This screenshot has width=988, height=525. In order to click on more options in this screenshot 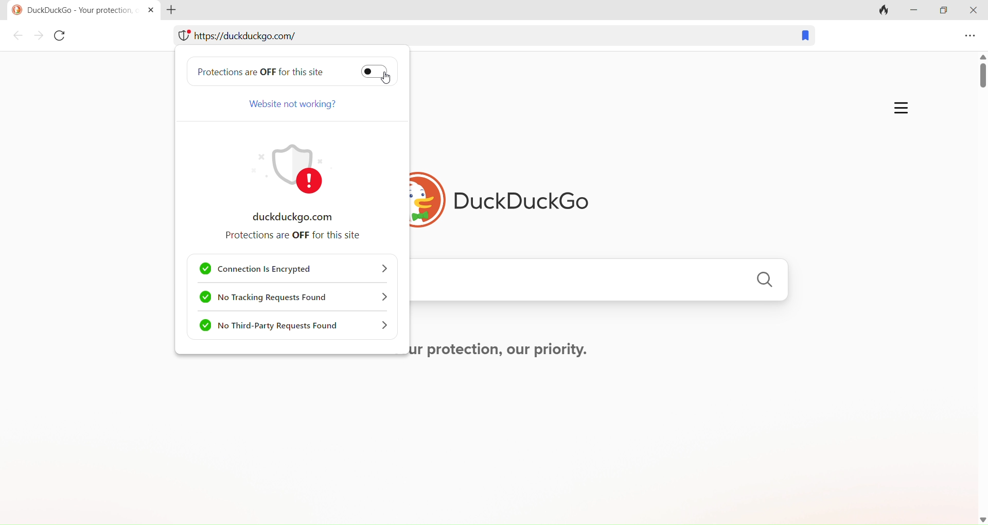, I will do `click(898, 106)`.